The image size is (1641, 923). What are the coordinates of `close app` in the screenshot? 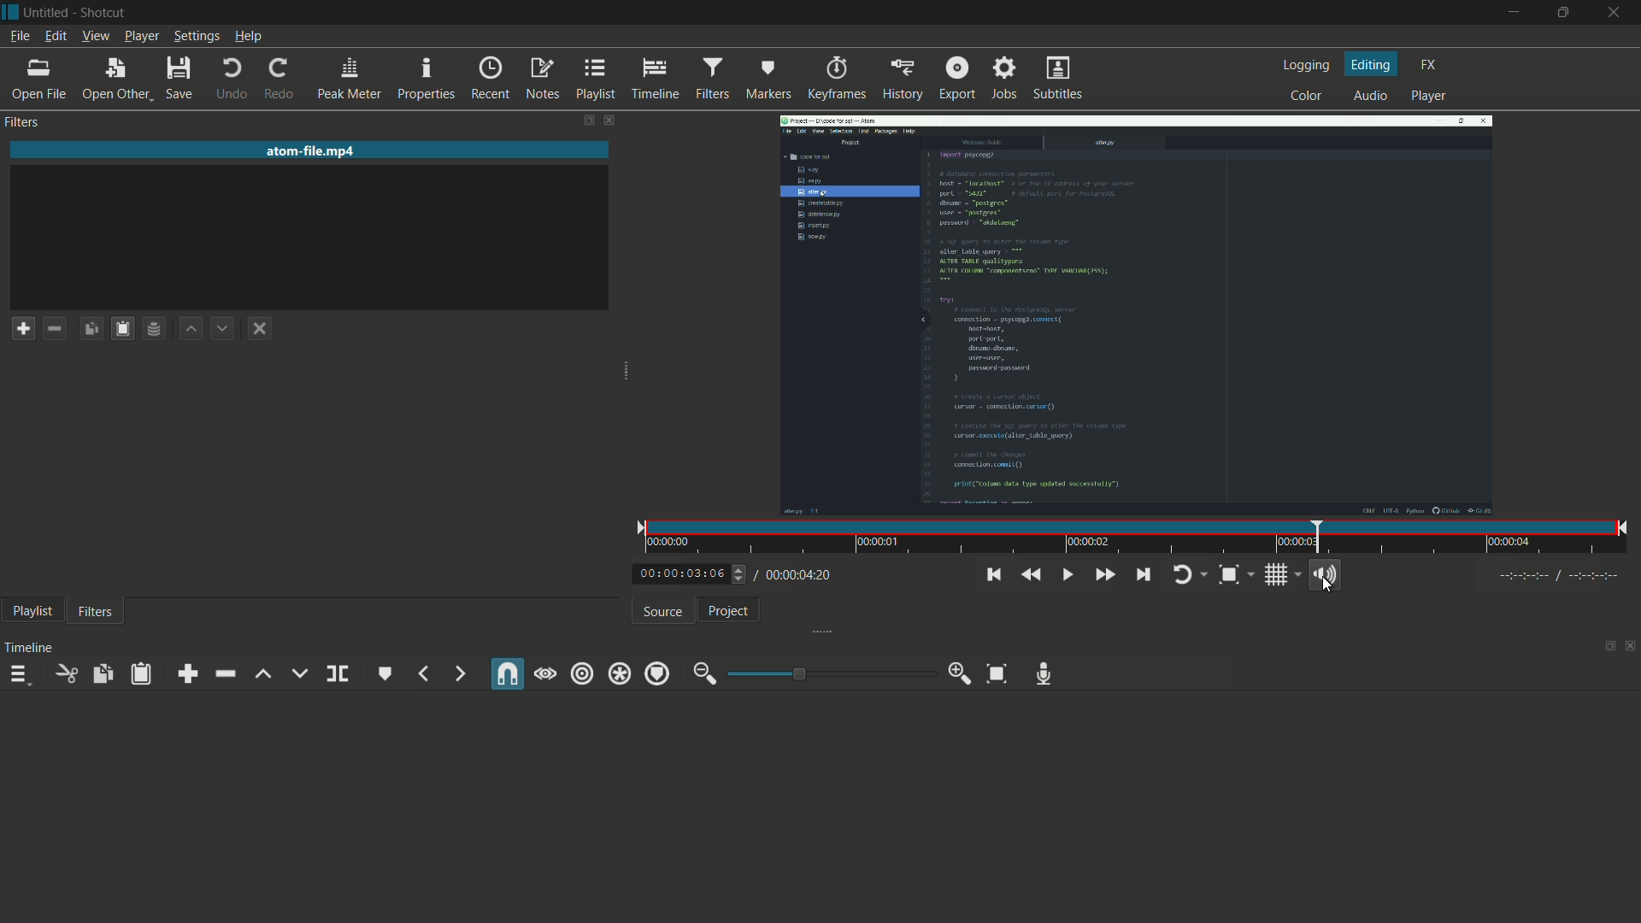 It's located at (1615, 12).